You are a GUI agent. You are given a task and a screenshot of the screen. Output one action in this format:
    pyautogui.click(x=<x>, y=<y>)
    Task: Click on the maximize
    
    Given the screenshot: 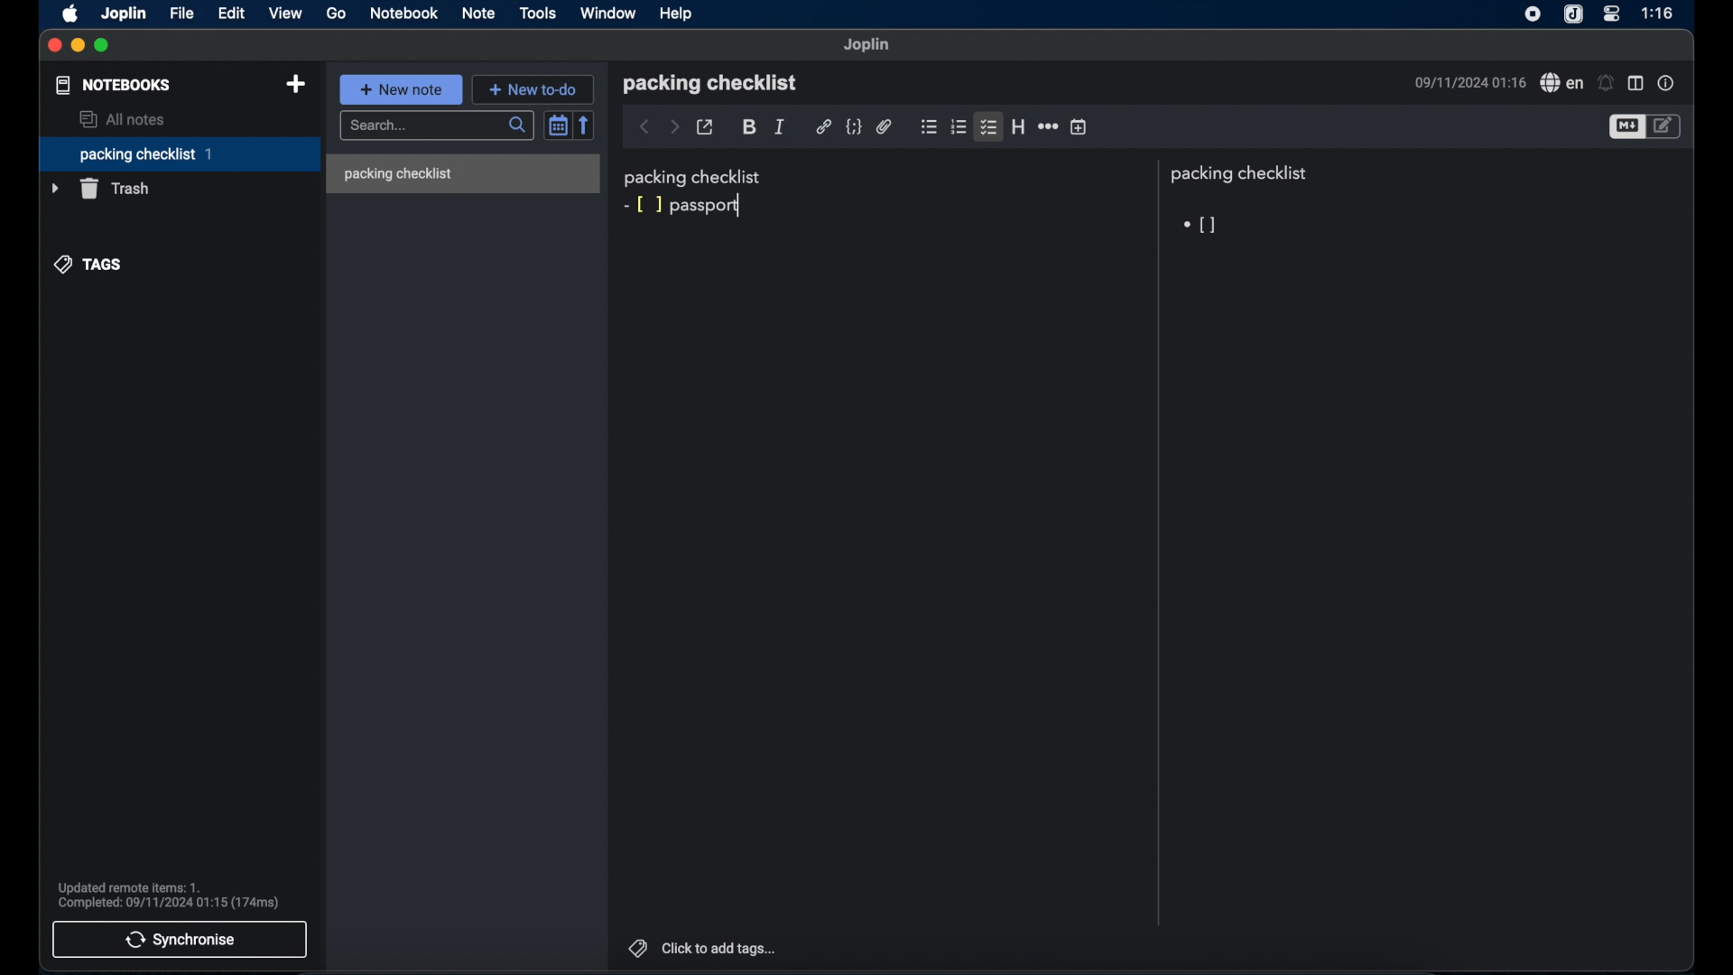 What is the action you would take?
    pyautogui.click(x=103, y=46)
    